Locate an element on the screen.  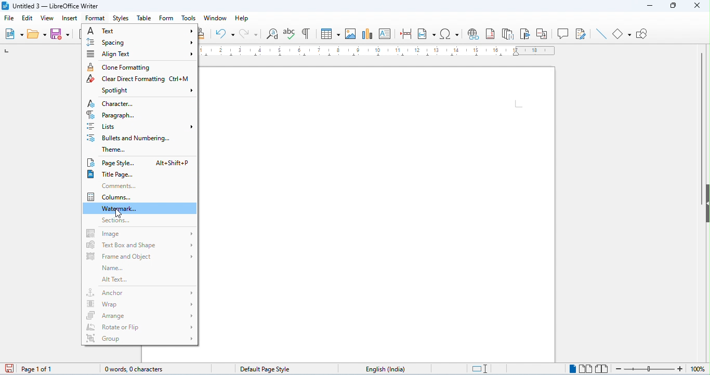
watermark is located at coordinates (139, 209).